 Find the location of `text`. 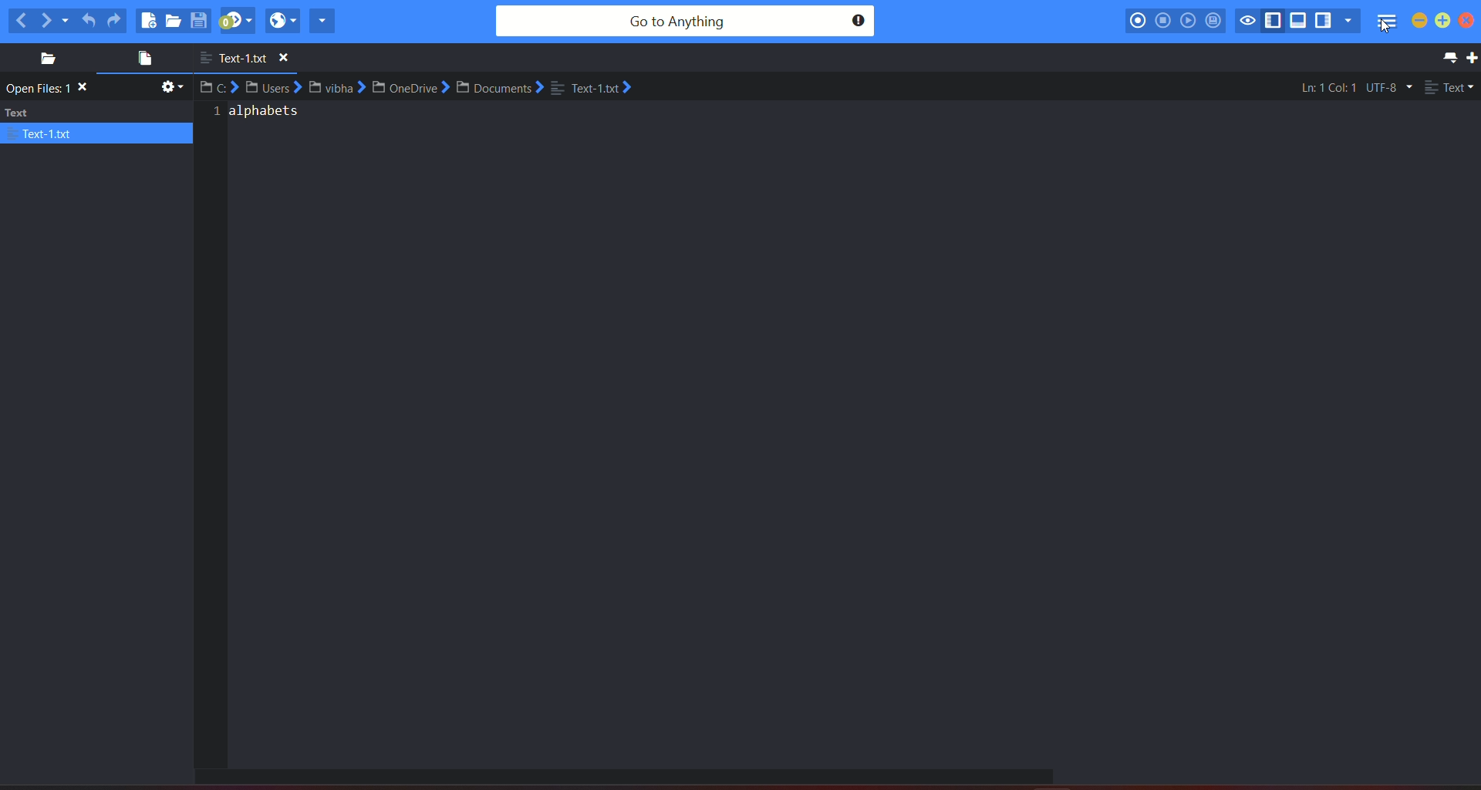

text is located at coordinates (97, 123).